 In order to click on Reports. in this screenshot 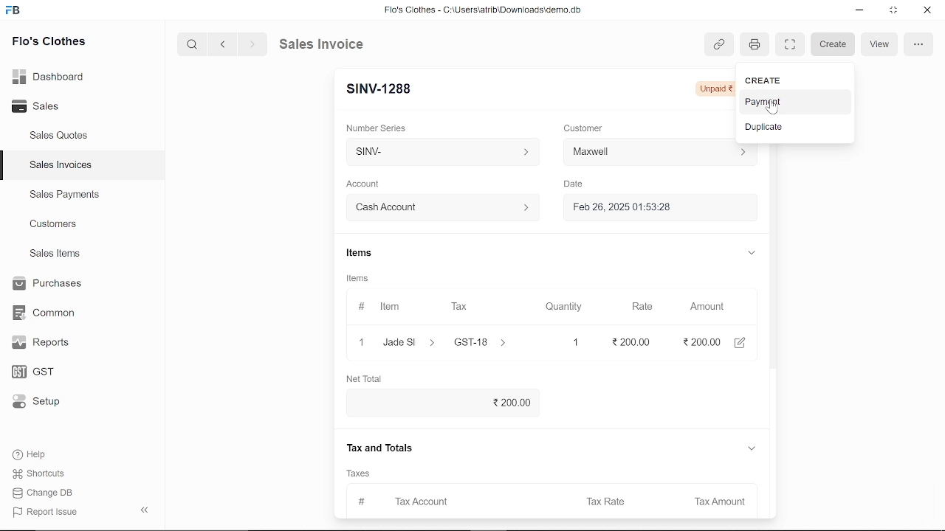, I will do `click(47, 342)`.